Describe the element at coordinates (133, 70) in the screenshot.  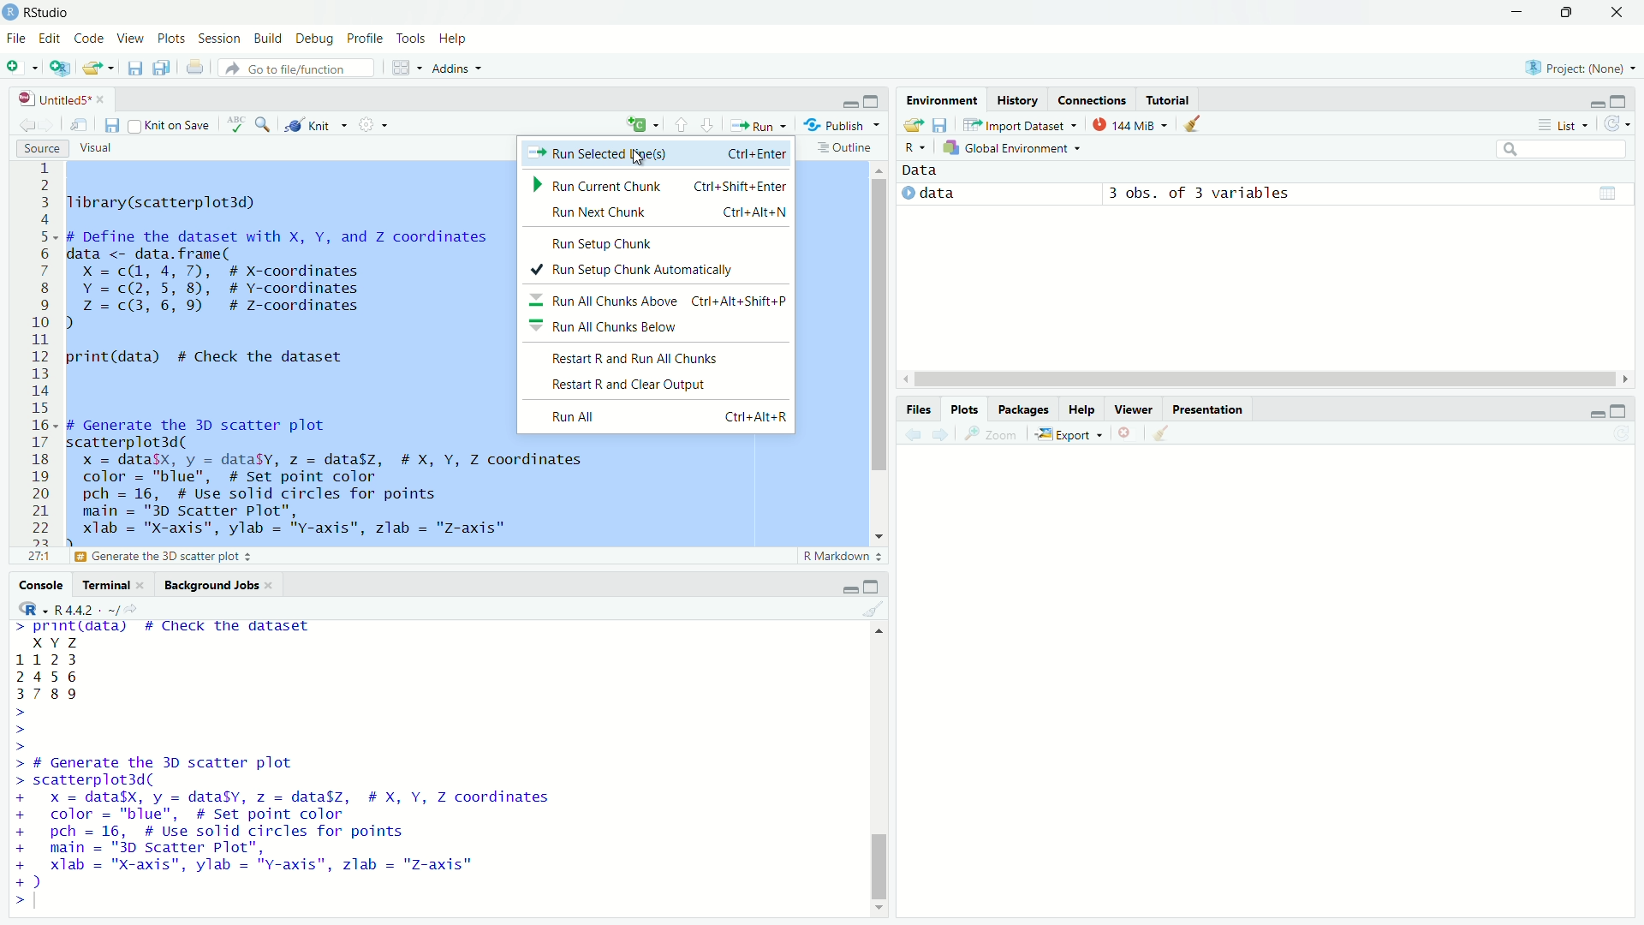
I see `save current document` at that location.